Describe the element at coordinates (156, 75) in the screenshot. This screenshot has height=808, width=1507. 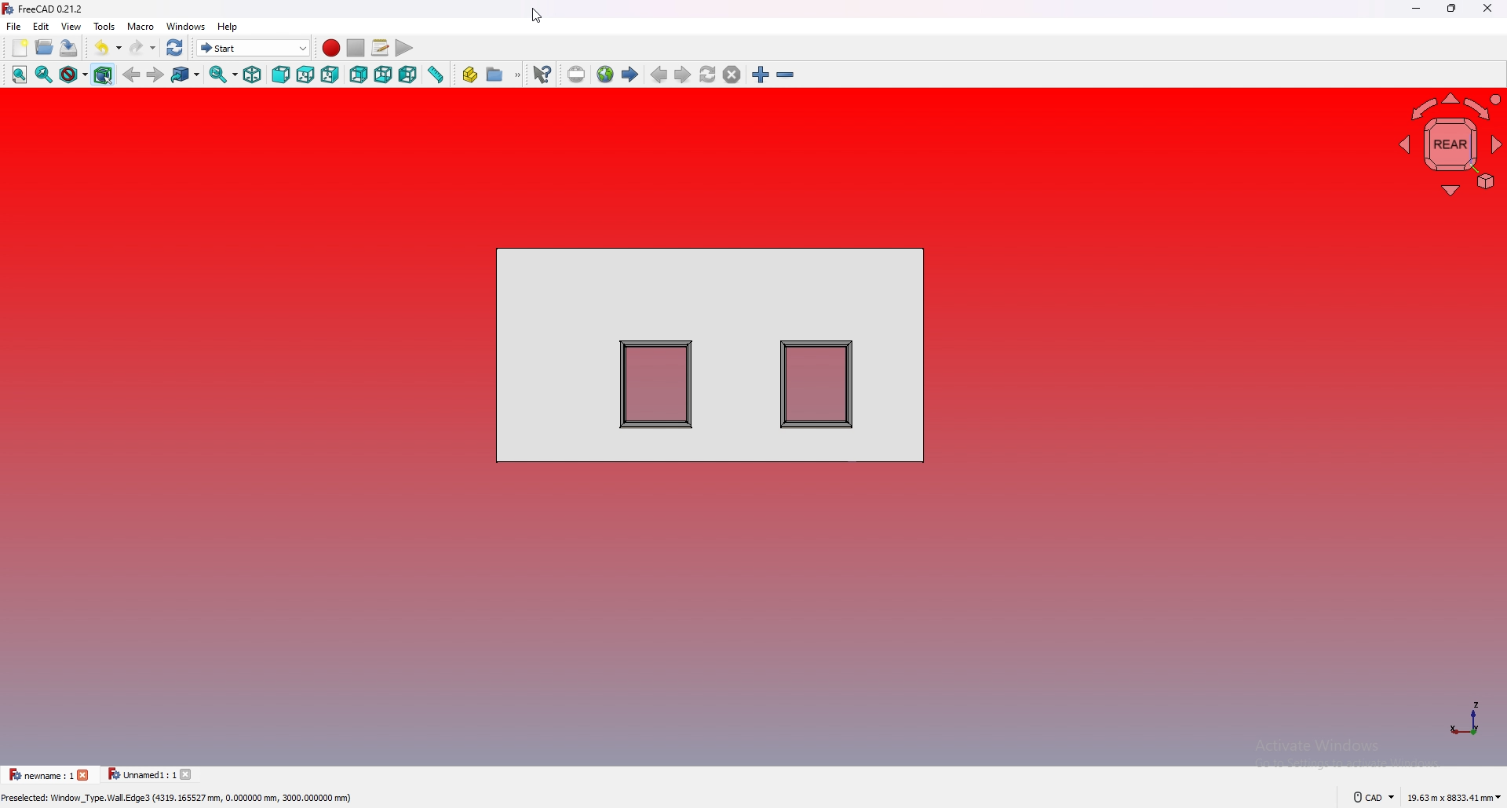
I see `forward` at that location.